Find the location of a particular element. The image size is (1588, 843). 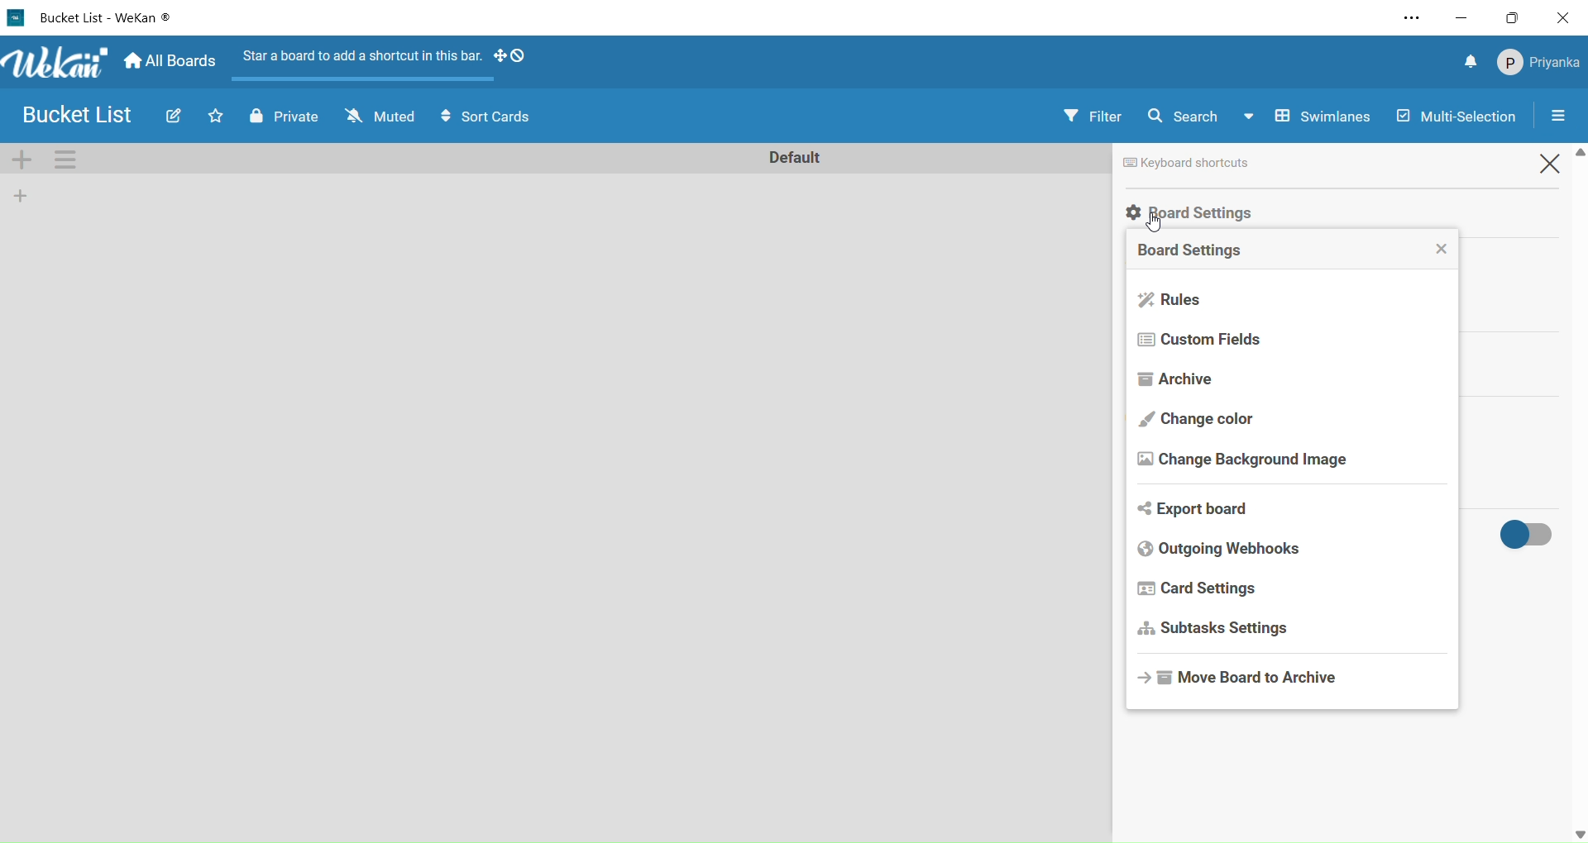

muted is located at coordinates (378, 117).